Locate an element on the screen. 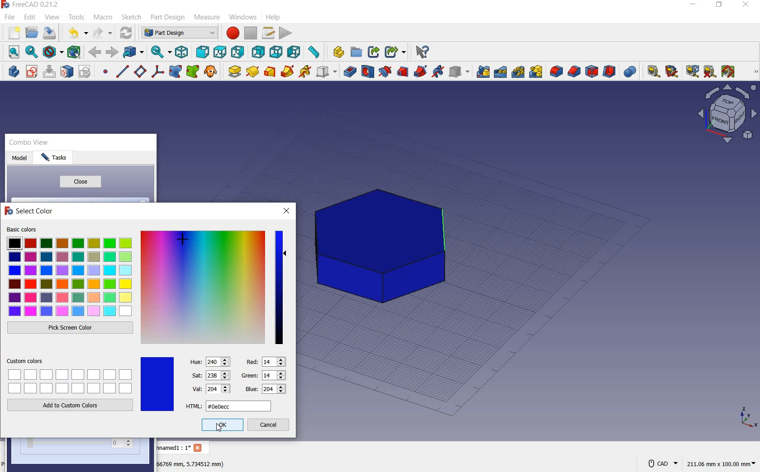 This screenshot has width=760, height=472. Toggle all is located at coordinates (730, 72).